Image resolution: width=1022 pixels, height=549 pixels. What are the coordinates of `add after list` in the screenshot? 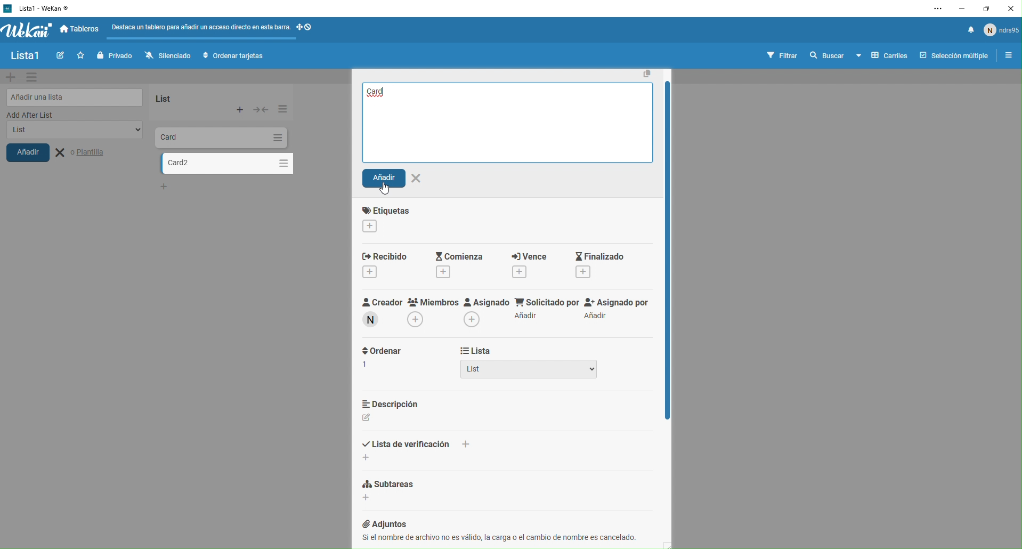 It's located at (63, 115).